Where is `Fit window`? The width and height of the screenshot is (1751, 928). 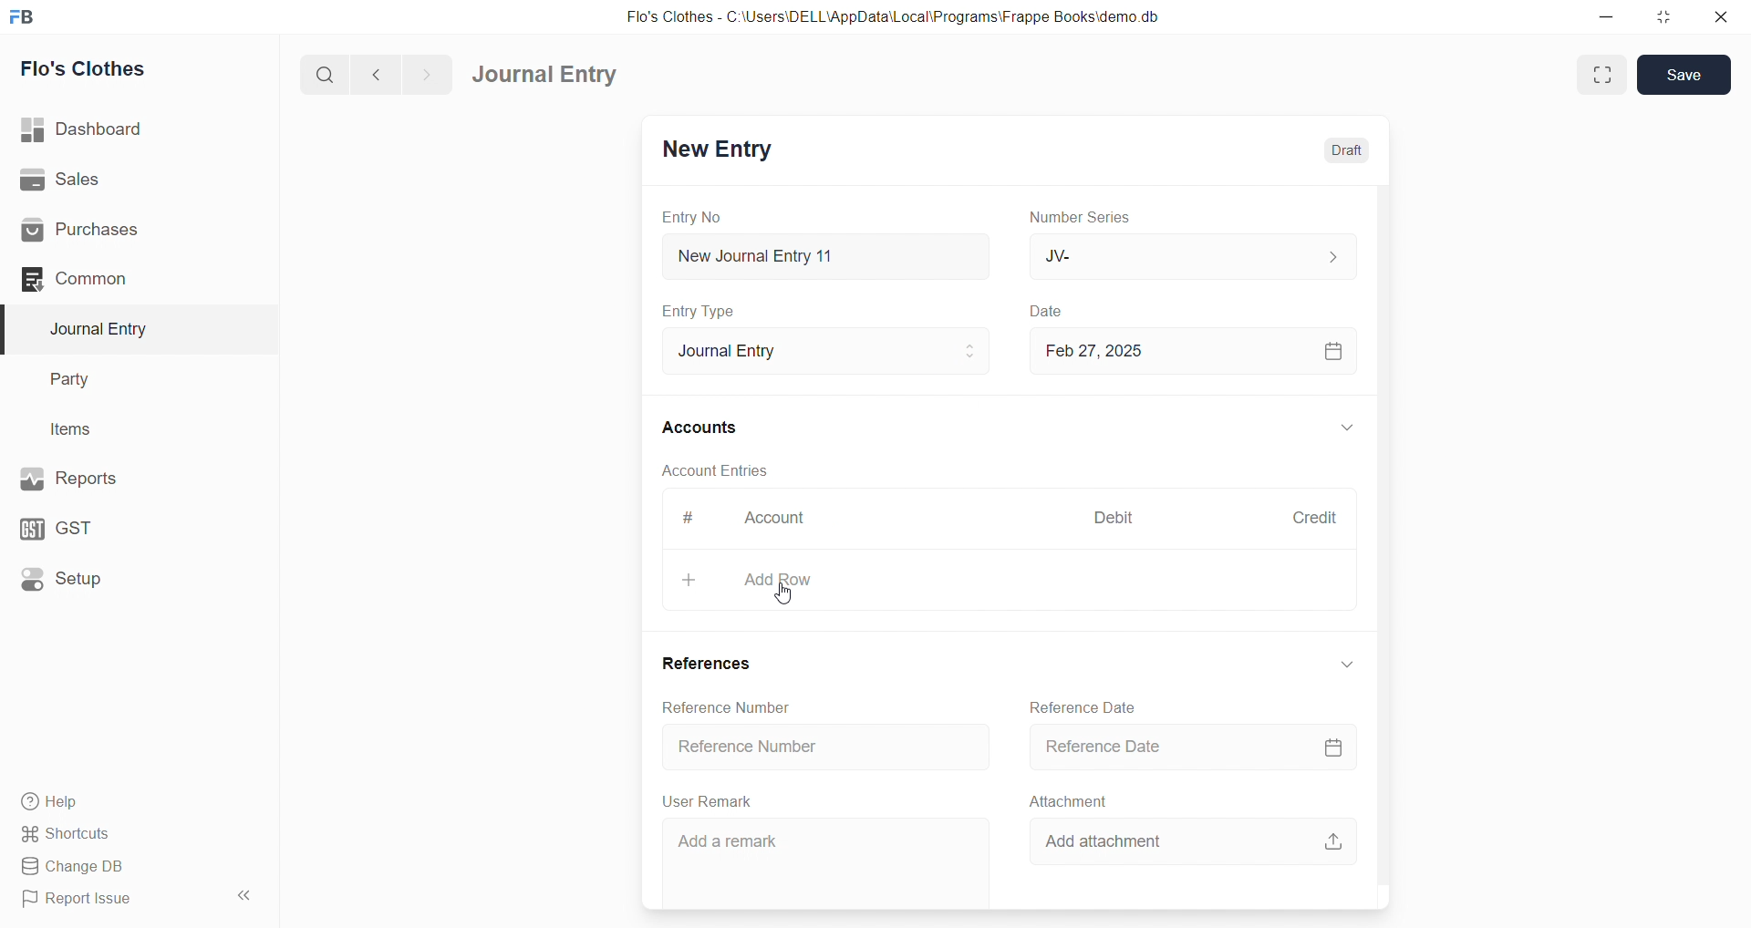
Fit window is located at coordinates (1600, 75).